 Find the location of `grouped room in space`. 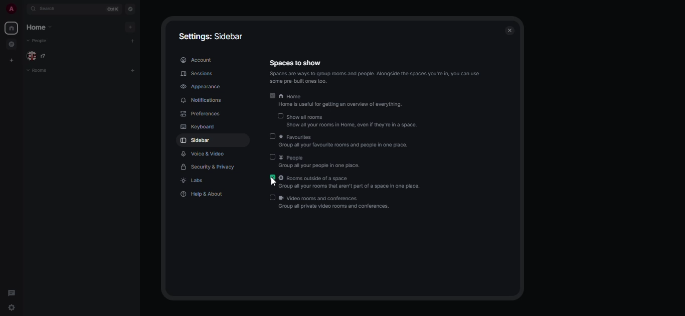

grouped room in space is located at coordinates (11, 44).